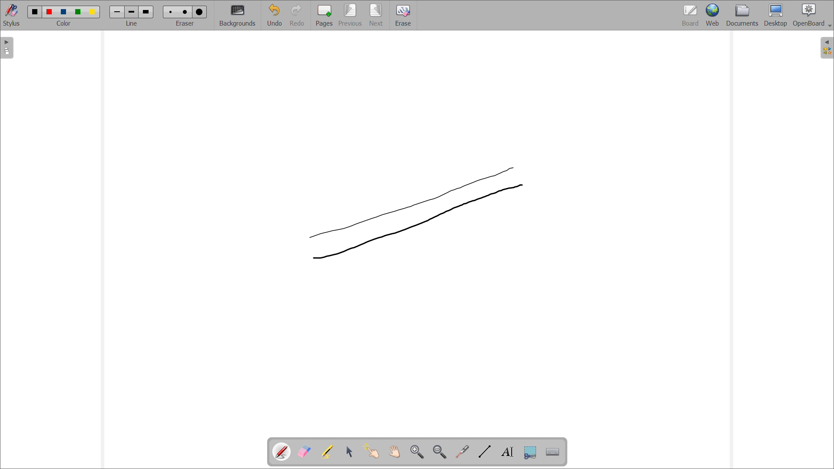  Describe the element at coordinates (50, 12) in the screenshot. I see `color` at that location.